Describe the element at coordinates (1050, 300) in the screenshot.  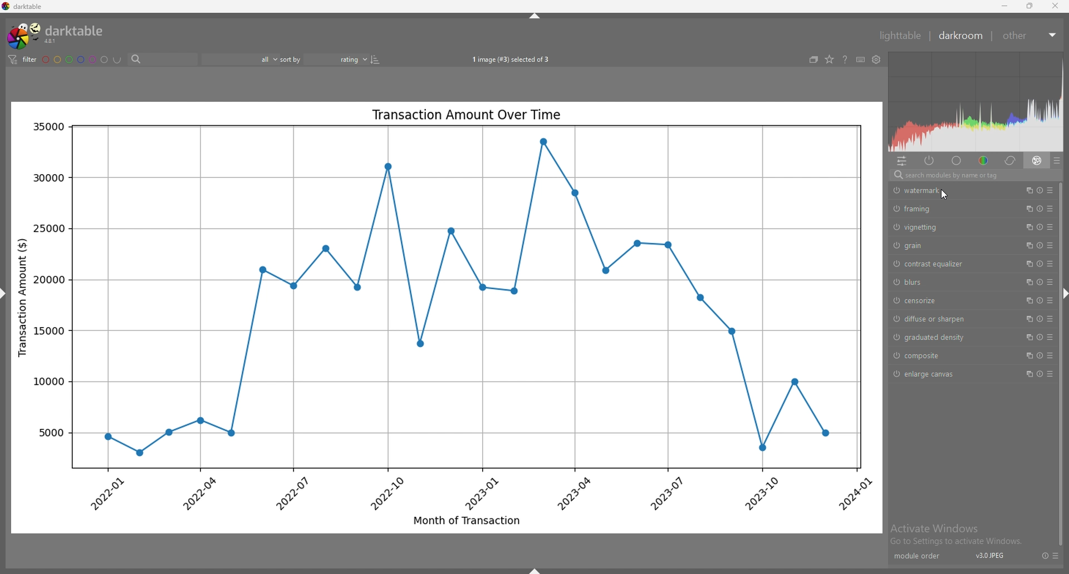
I see `presets` at that location.